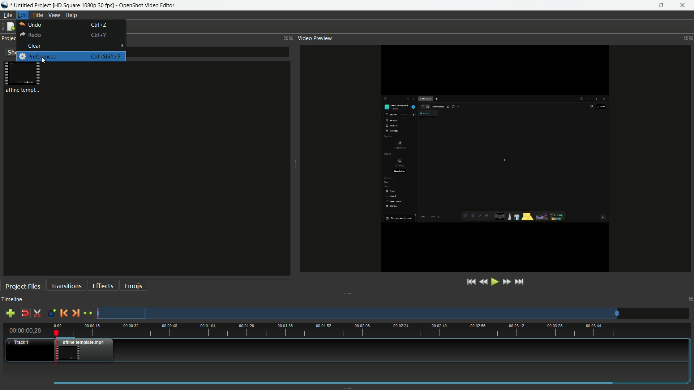 The height and width of the screenshot is (390, 694). Describe the element at coordinates (690, 299) in the screenshot. I see `close timeline` at that location.